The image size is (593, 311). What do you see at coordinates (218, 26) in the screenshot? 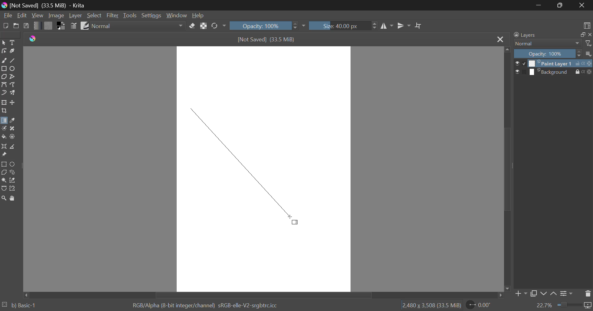
I see `Rotate` at bounding box center [218, 26].